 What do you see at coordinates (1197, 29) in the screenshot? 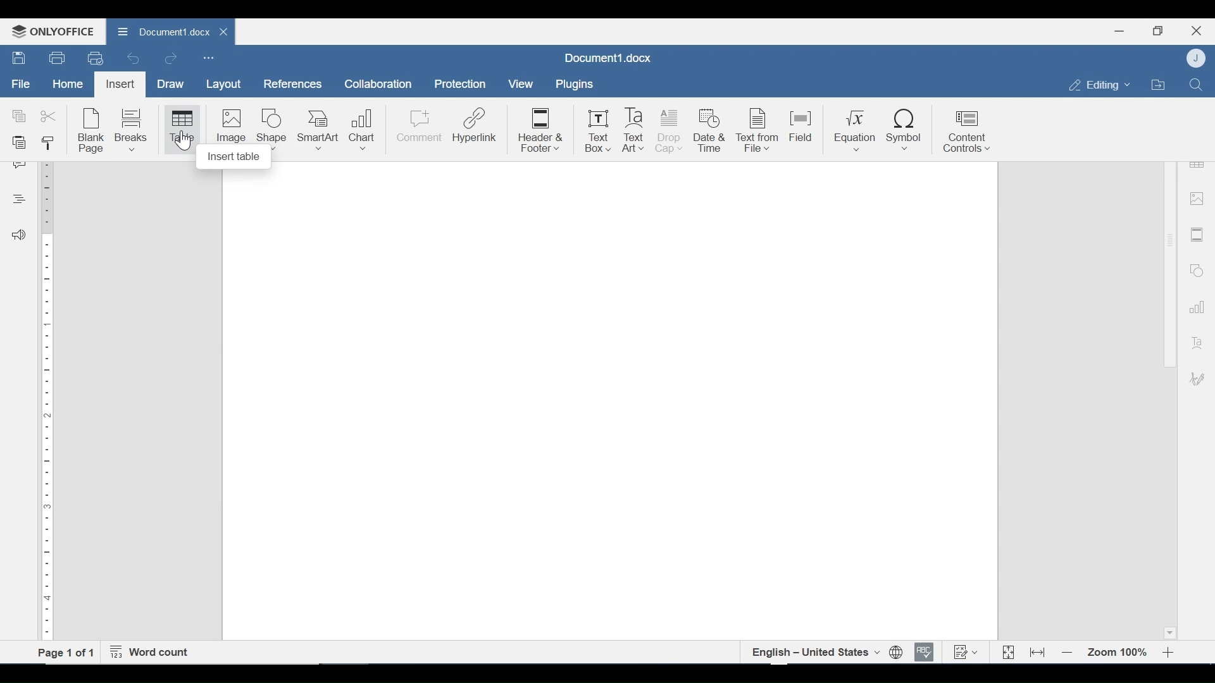
I see `Close` at bounding box center [1197, 29].